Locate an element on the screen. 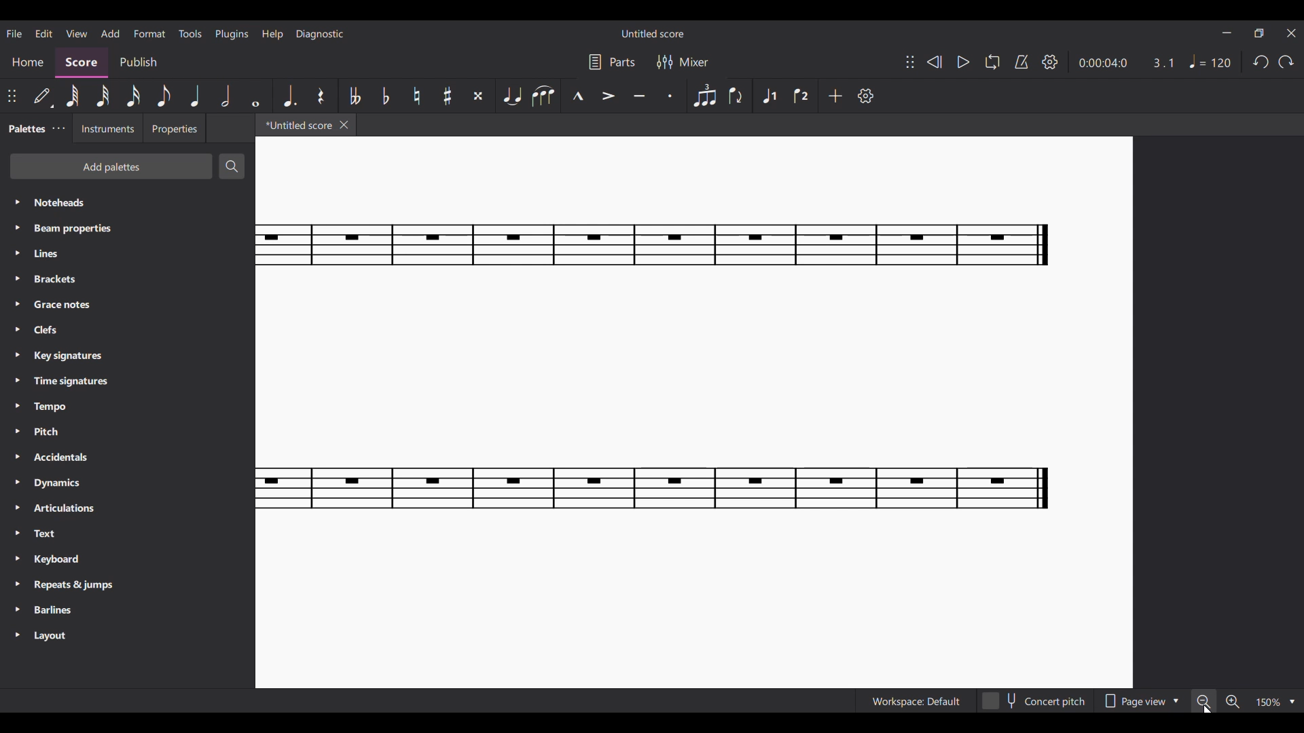 Image resolution: width=1304 pixels, height=733 pixels. Change position  is located at coordinates (12, 96).